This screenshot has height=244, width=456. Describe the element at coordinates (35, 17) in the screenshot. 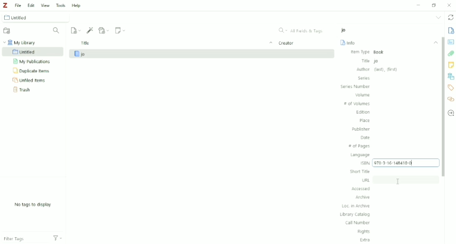

I see `Untitled` at that location.